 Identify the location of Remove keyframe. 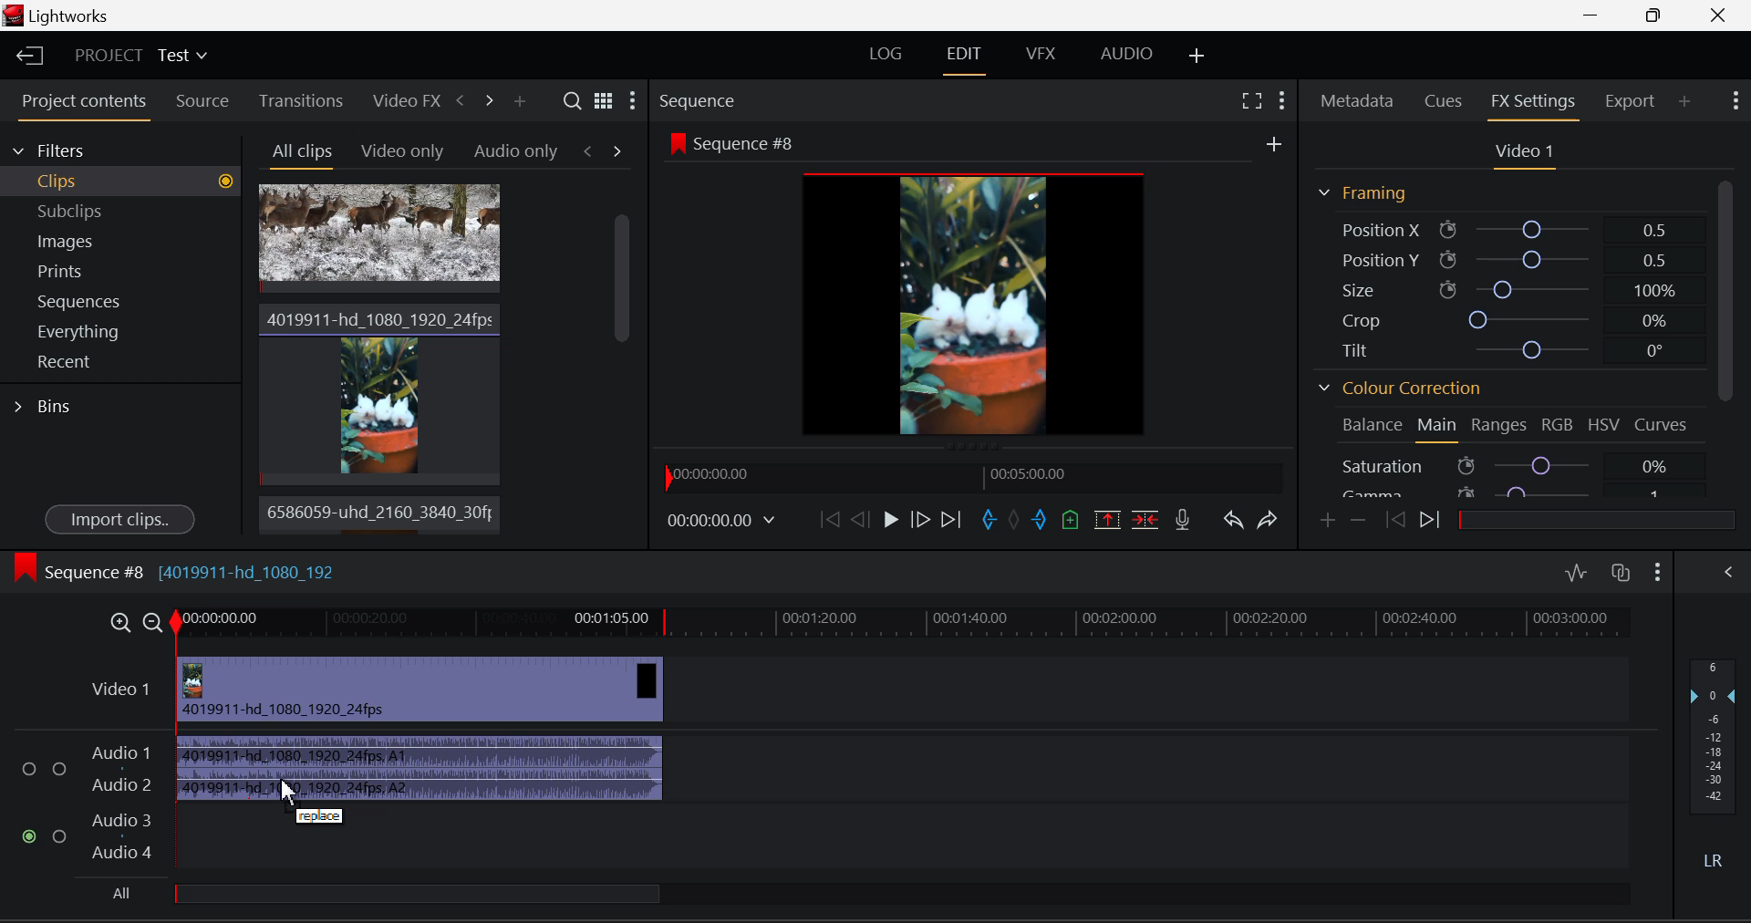
(1359, 522).